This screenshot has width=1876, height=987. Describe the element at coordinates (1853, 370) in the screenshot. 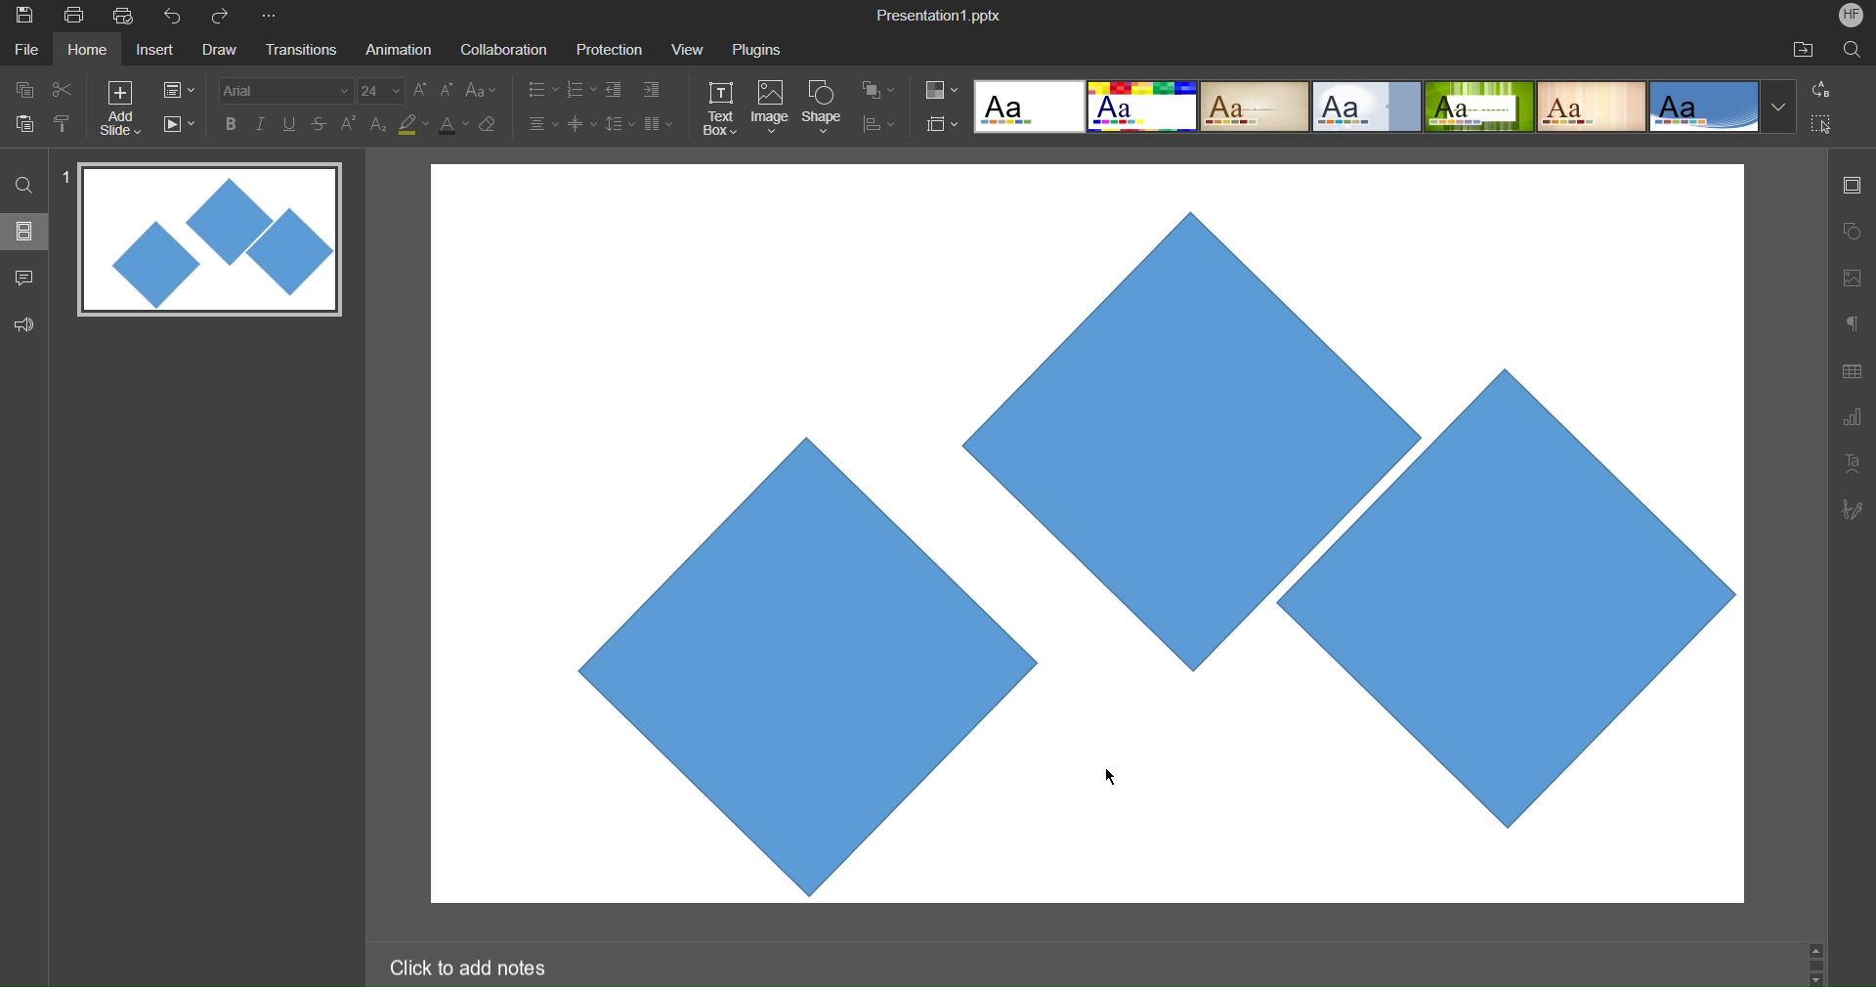

I see `Table` at that location.